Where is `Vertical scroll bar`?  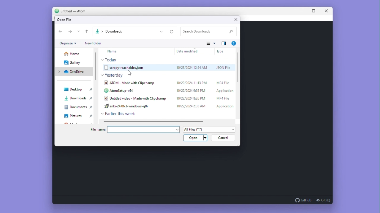 Vertical scroll bar is located at coordinates (95, 66).